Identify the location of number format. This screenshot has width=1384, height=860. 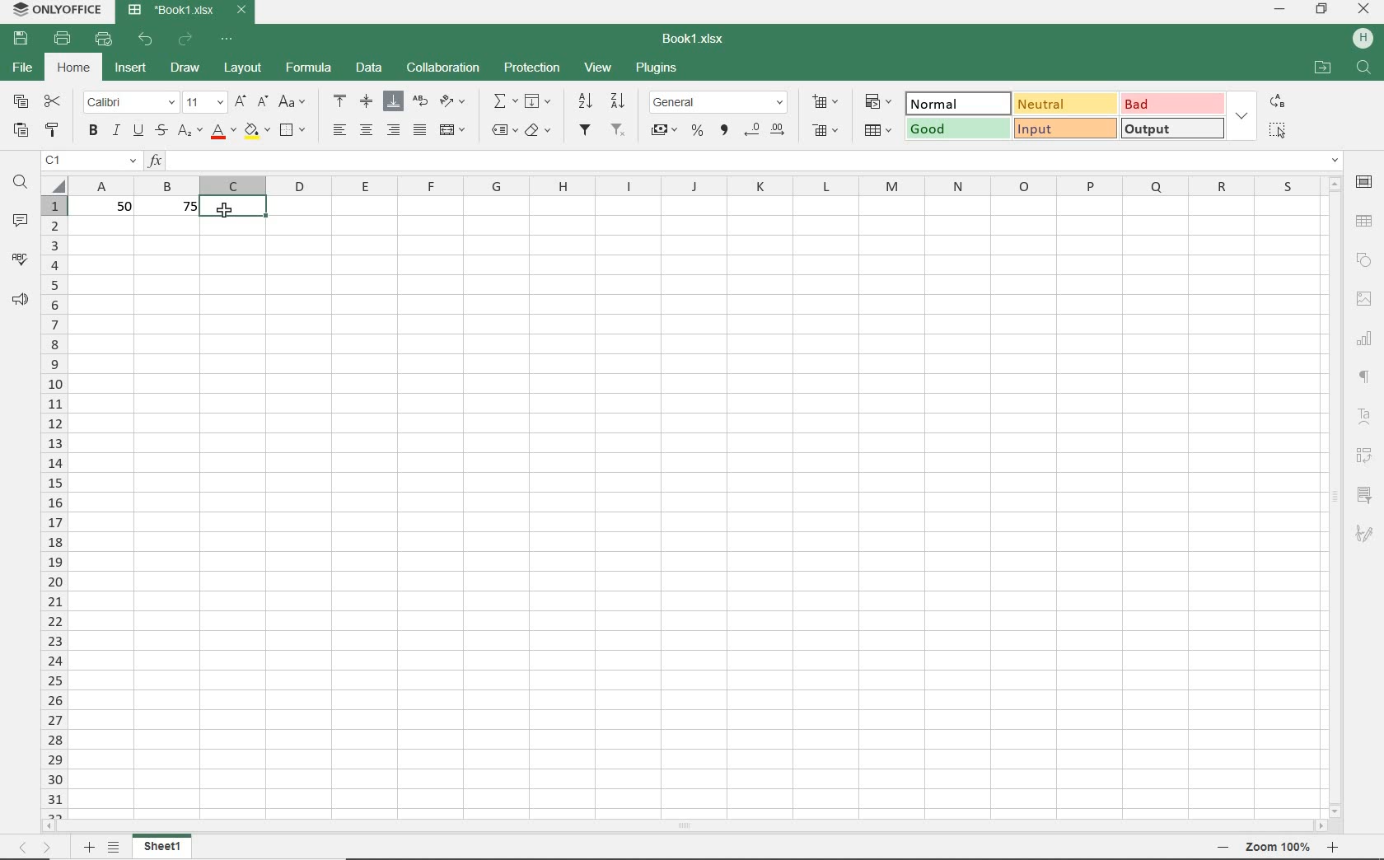
(718, 100).